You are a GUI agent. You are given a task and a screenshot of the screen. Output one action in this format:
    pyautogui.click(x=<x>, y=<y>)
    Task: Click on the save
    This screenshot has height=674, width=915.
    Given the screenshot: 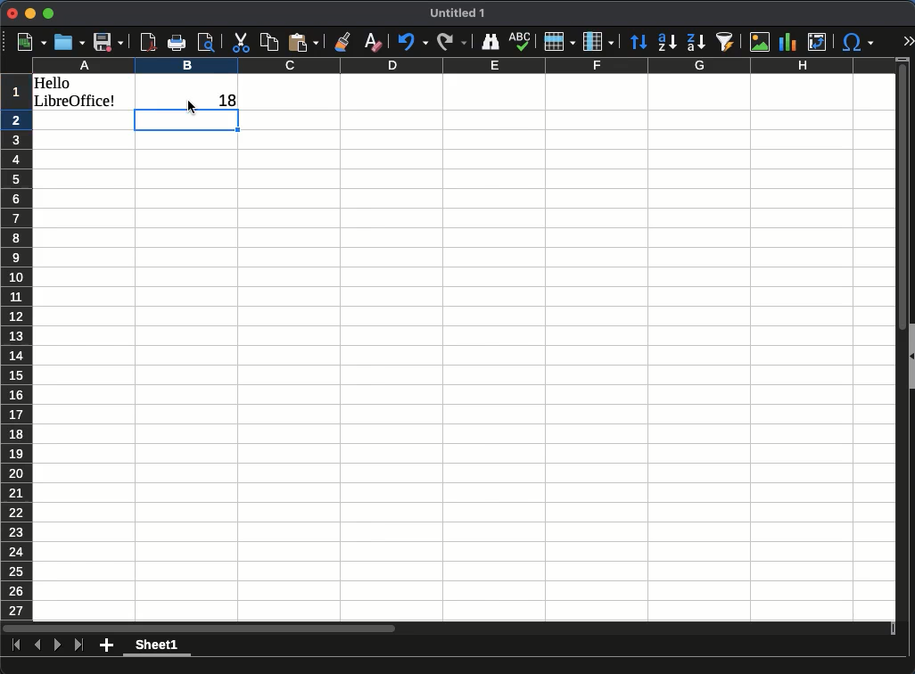 What is the action you would take?
    pyautogui.click(x=111, y=41)
    